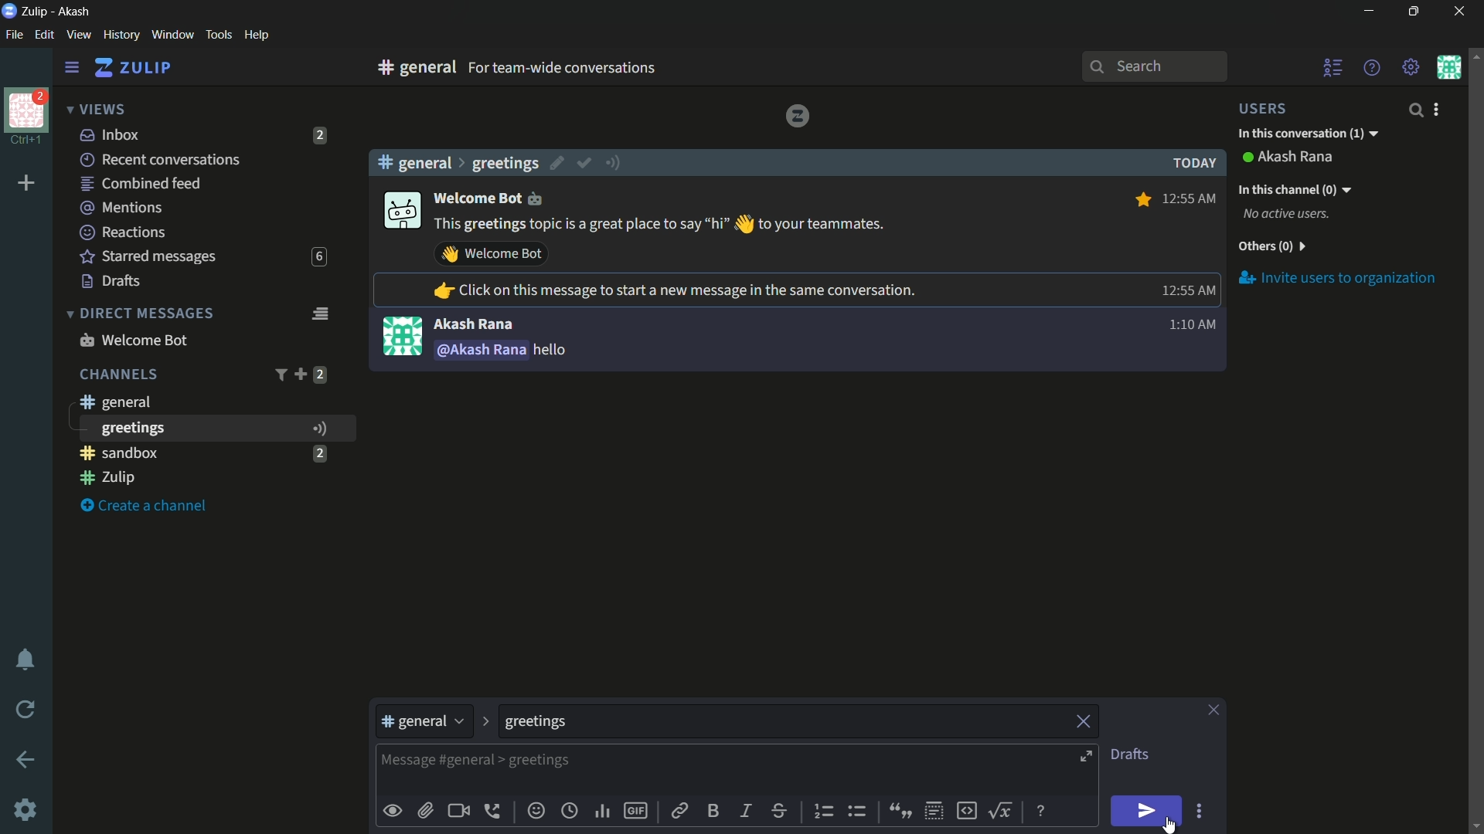 This screenshot has width=1484, height=834. Describe the element at coordinates (72, 68) in the screenshot. I see `settings` at that location.